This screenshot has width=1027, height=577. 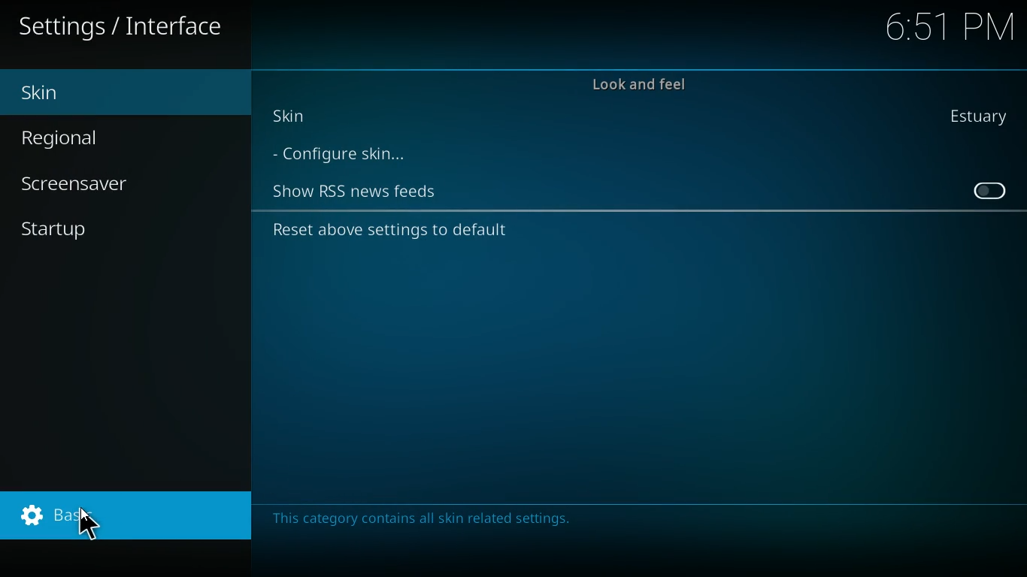 What do you see at coordinates (108, 139) in the screenshot?
I see `regional` at bounding box center [108, 139].